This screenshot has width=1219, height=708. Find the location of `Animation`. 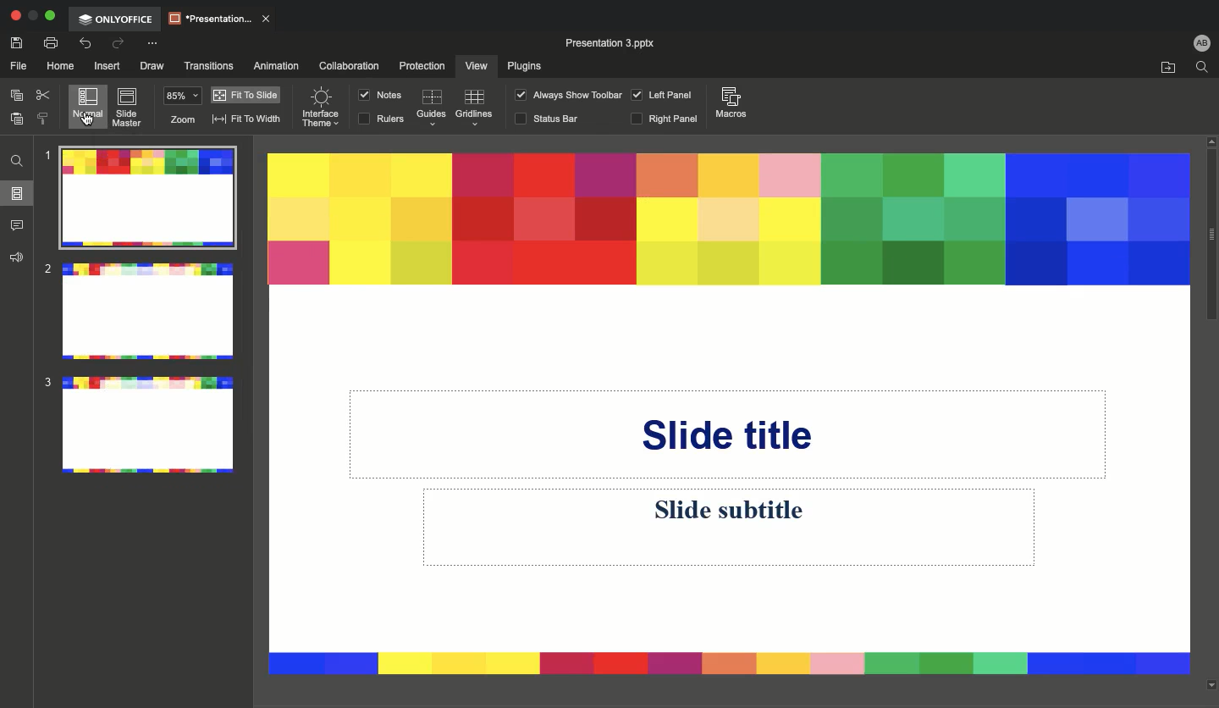

Animation is located at coordinates (280, 66).